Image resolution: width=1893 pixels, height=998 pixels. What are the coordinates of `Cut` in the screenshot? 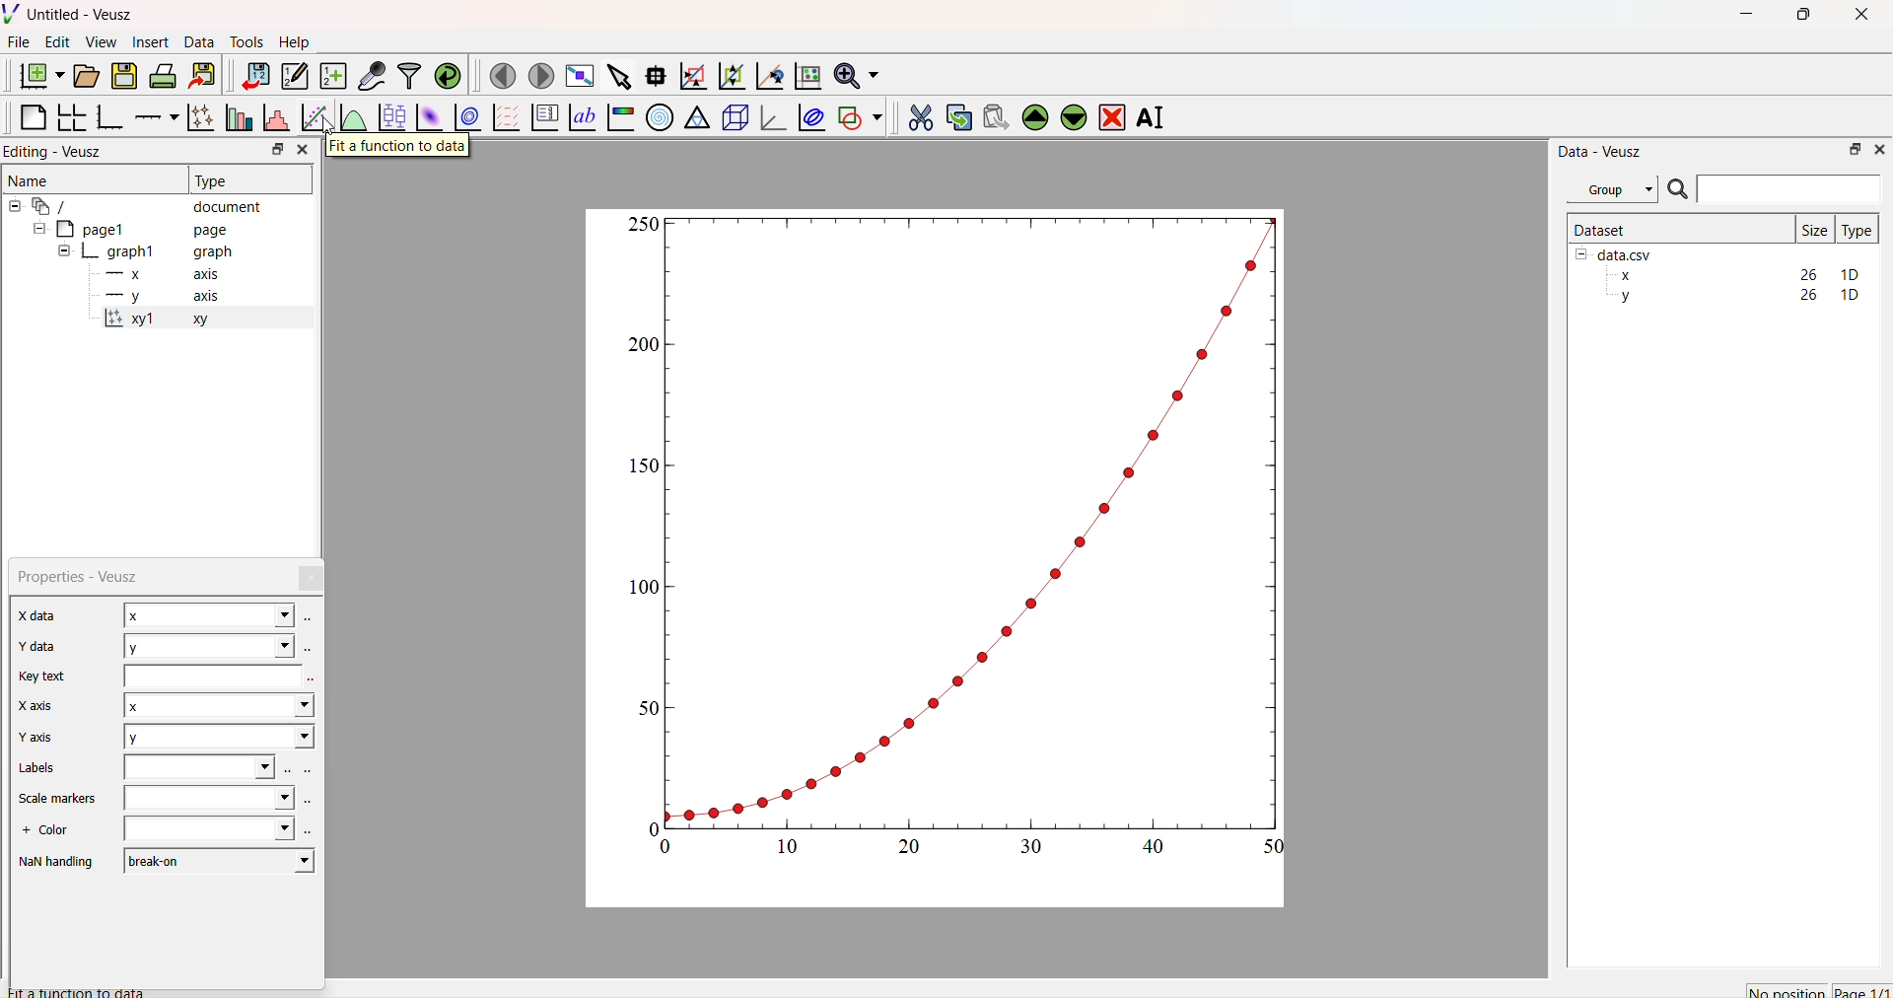 It's located at (914, 114).